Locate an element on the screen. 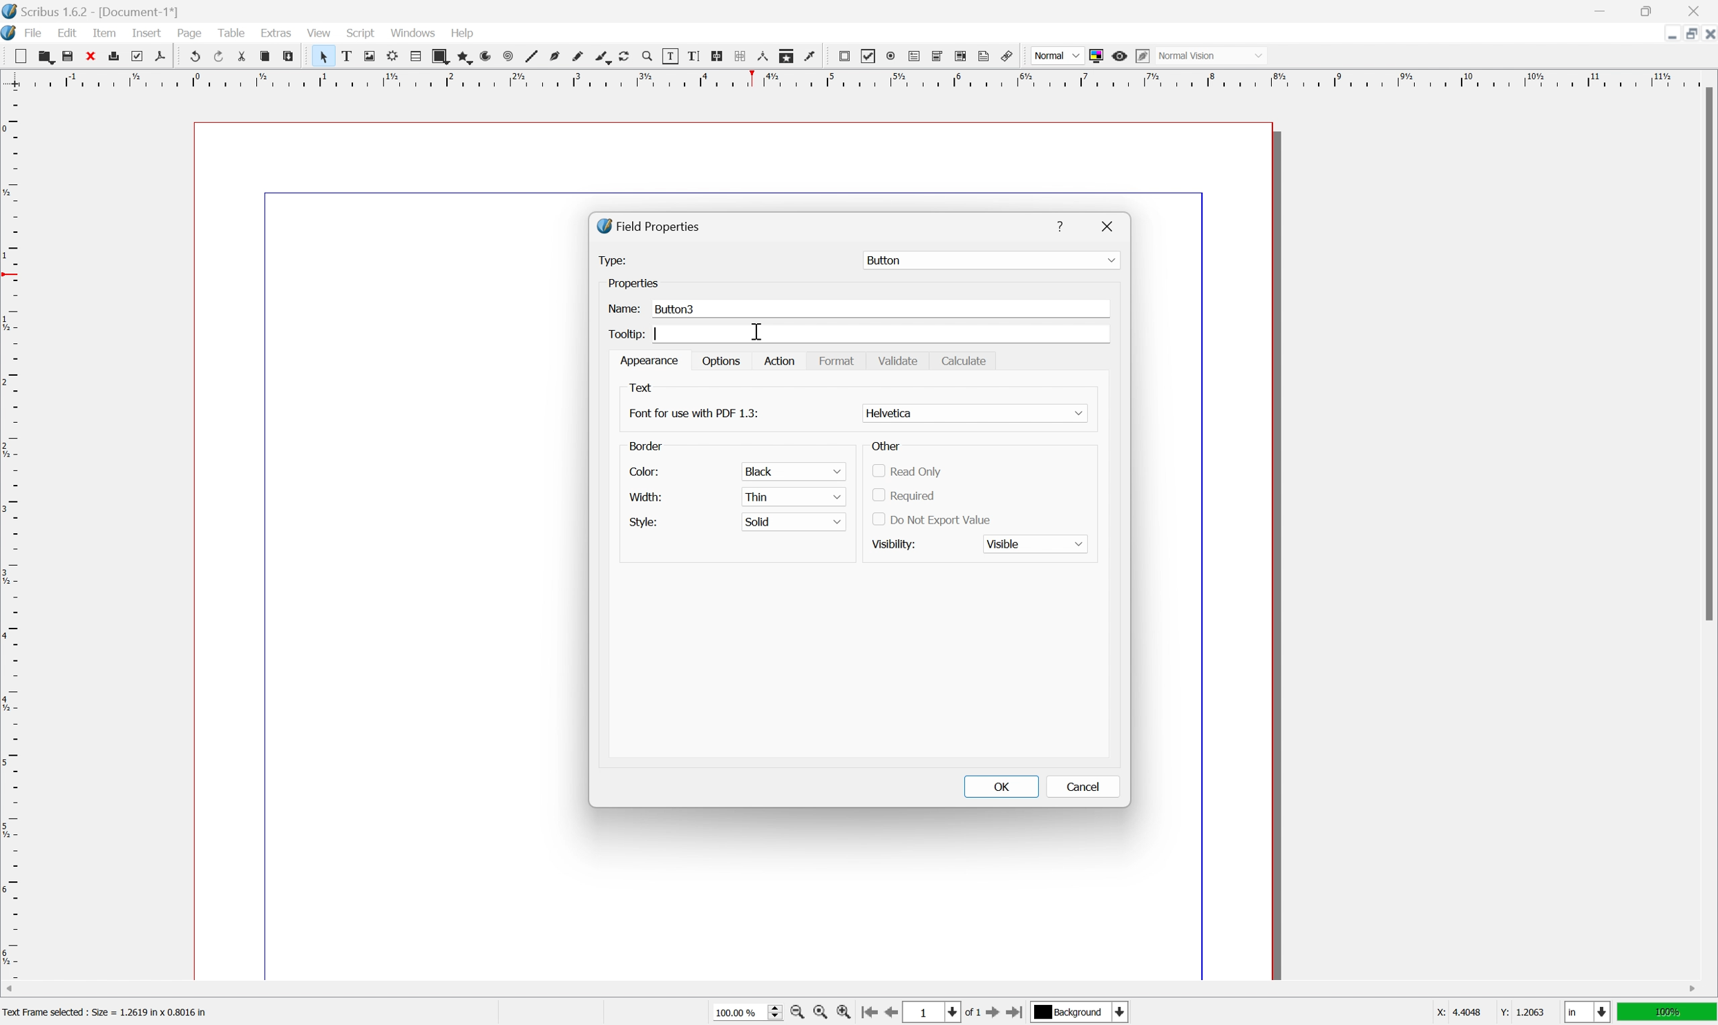 This screenshot has width=1718, height=1025. bezier curve is located at coordinates (553, 57).